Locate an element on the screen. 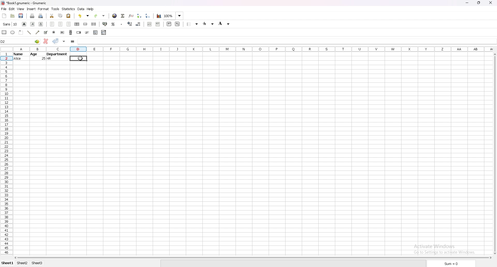  copy is located at coordinates (60, 16).